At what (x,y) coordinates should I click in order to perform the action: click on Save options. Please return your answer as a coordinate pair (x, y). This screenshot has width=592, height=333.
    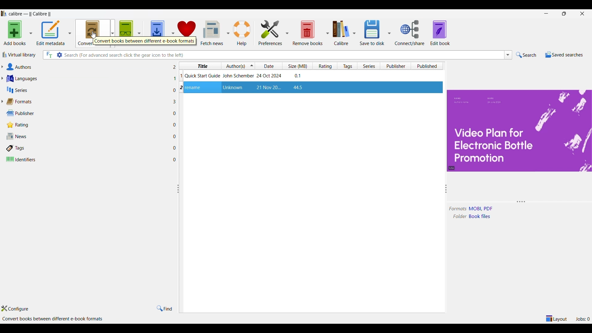
    Looking at the image, I should click on (389, 33).